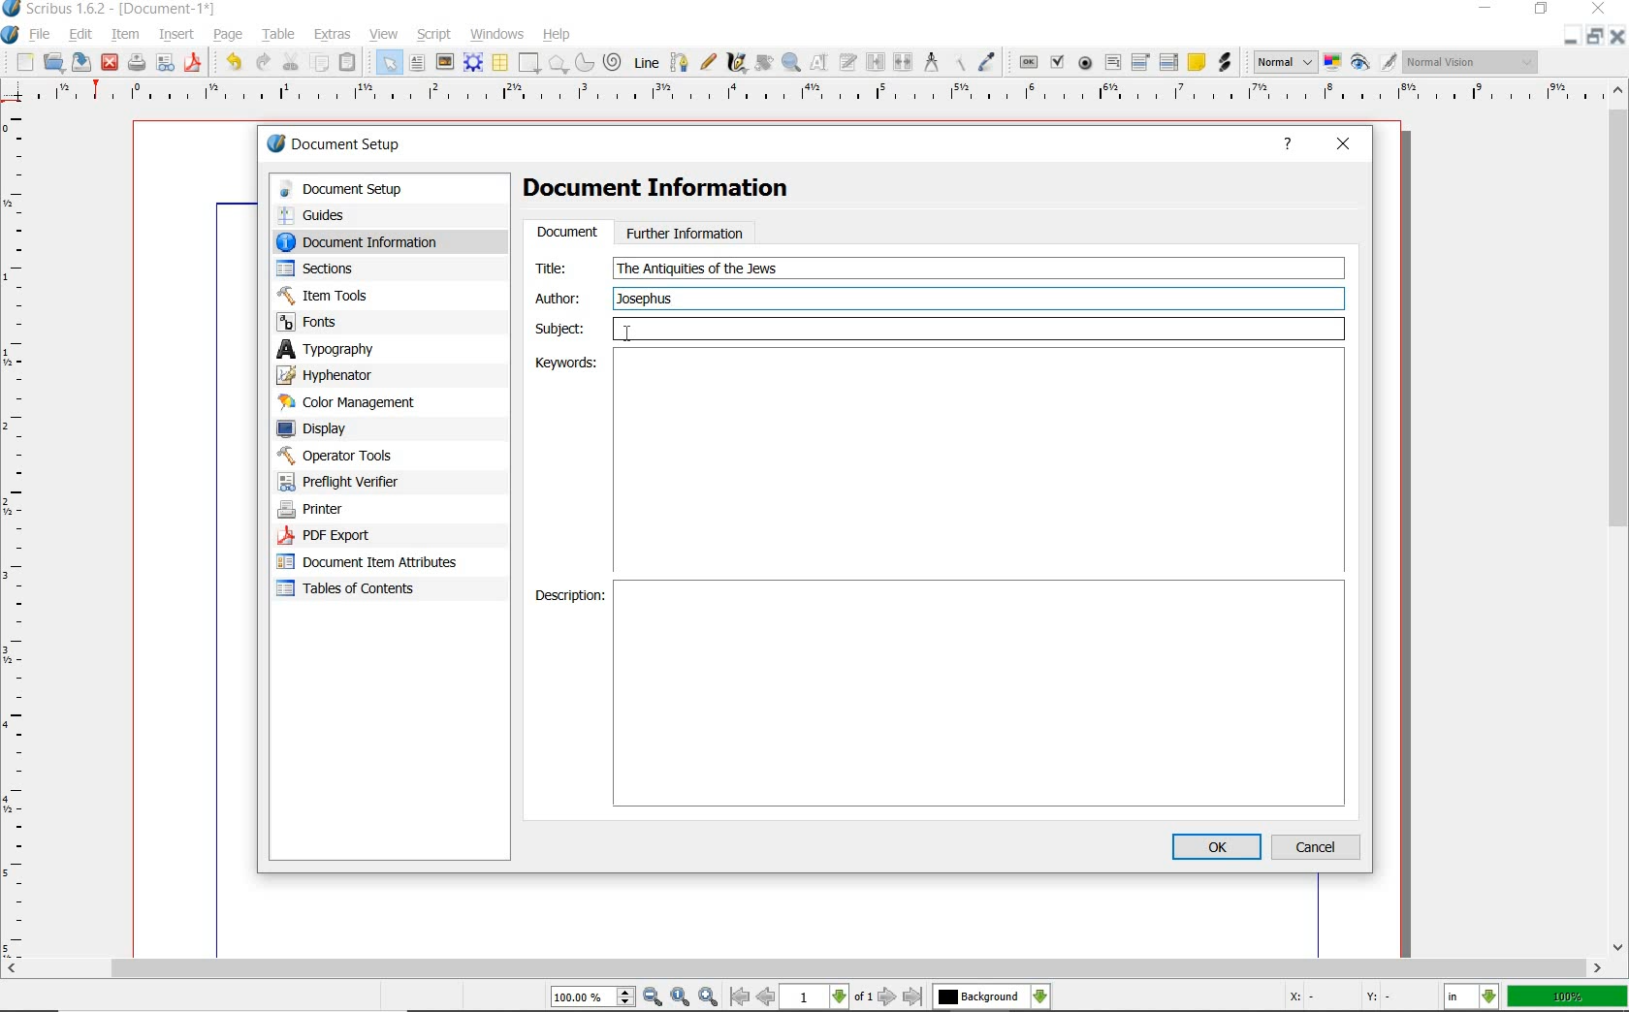 Image resolution: width=1629 pixels, height=1012 pixels. Describe the element at coordinates (1319, 846) in the screenshot. I see `cancel` at that location.